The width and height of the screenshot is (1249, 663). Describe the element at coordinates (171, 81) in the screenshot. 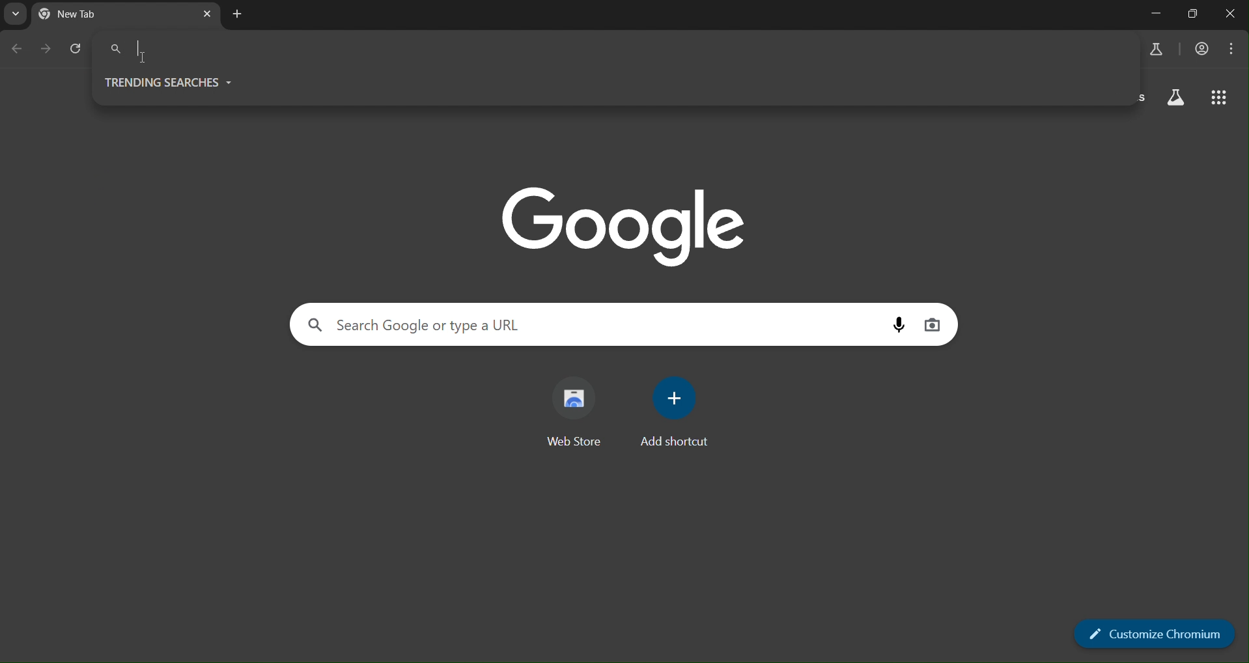

I see `trendingsearches` at that location.